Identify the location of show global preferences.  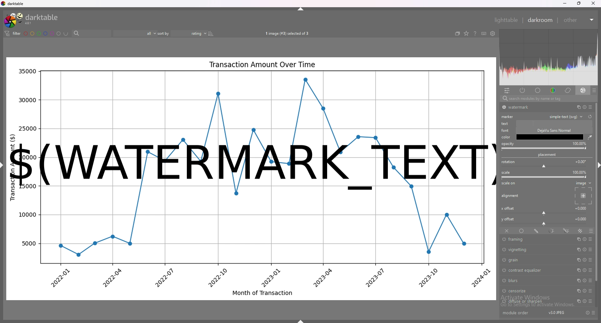
(492, 33).